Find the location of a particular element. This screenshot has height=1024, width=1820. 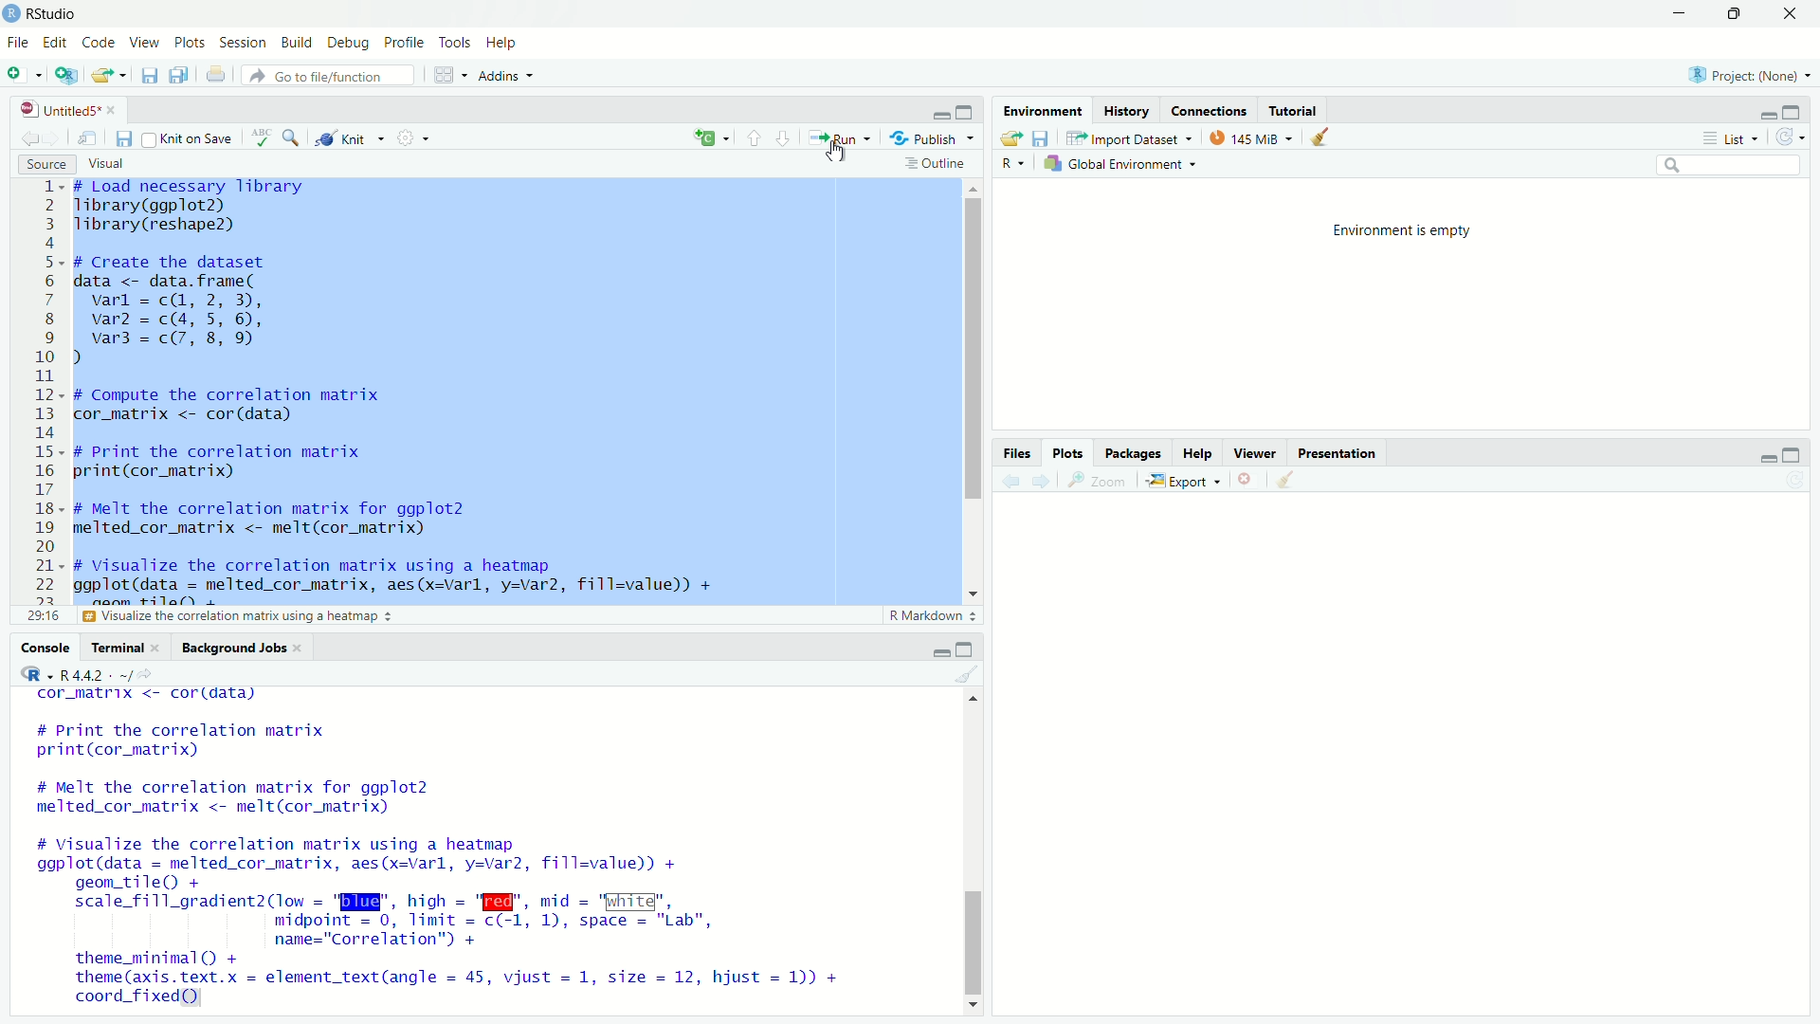

viewer is located at coordinates (1254, 452).